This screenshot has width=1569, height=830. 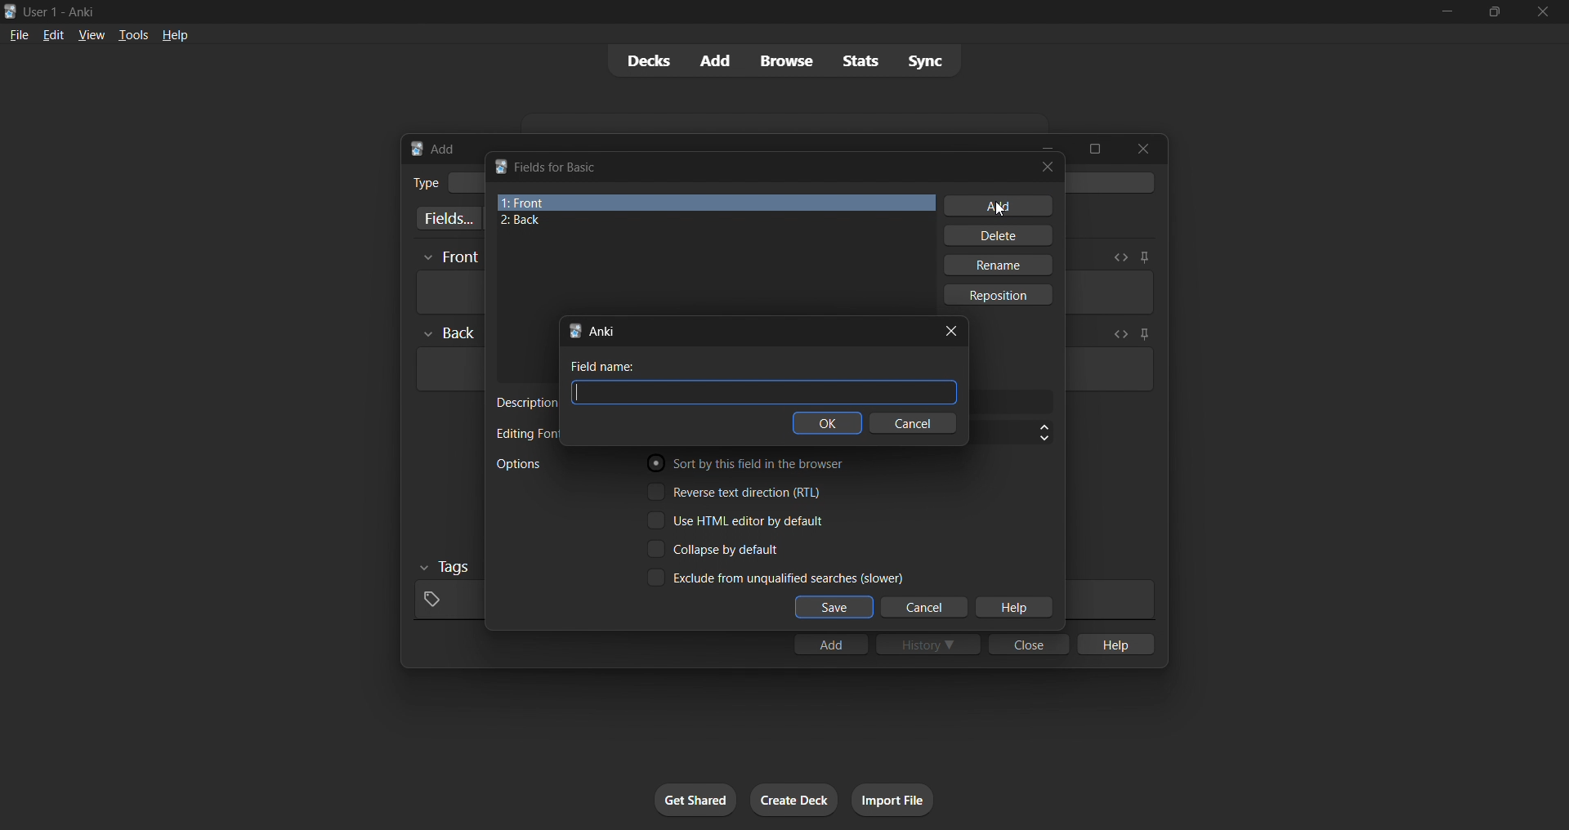 I want to click on Anki logo, so click(x=574, y=331).